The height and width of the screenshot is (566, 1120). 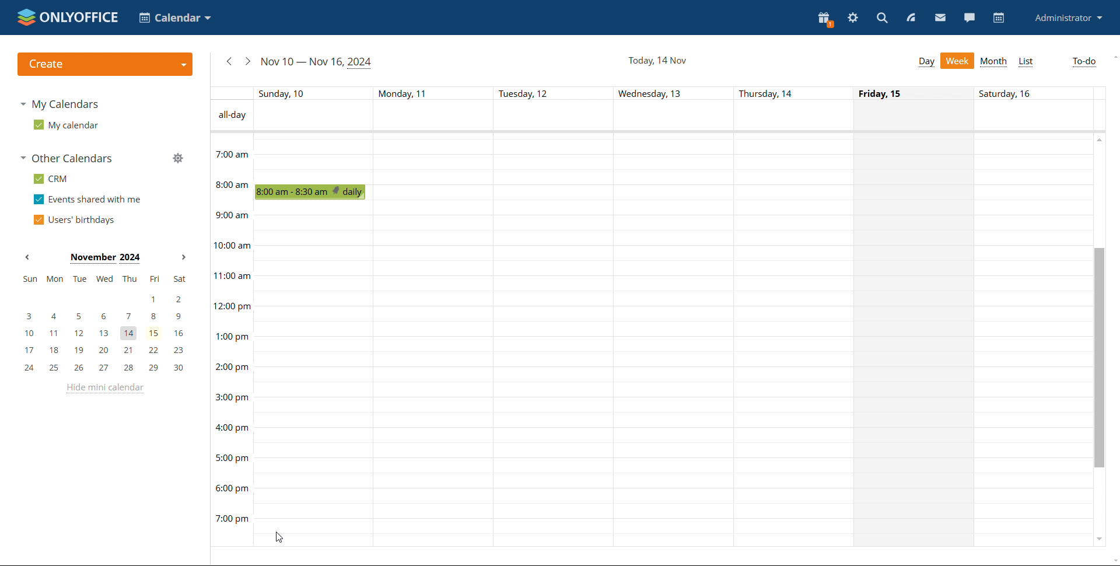 I want to click on scroll down, so click(x=1113, y=561).